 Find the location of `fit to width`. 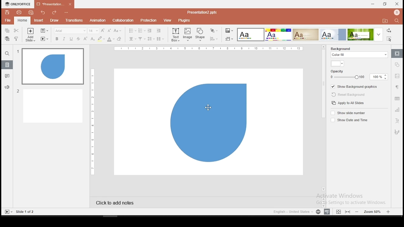

fit to width is located at coordinates (337, 212).